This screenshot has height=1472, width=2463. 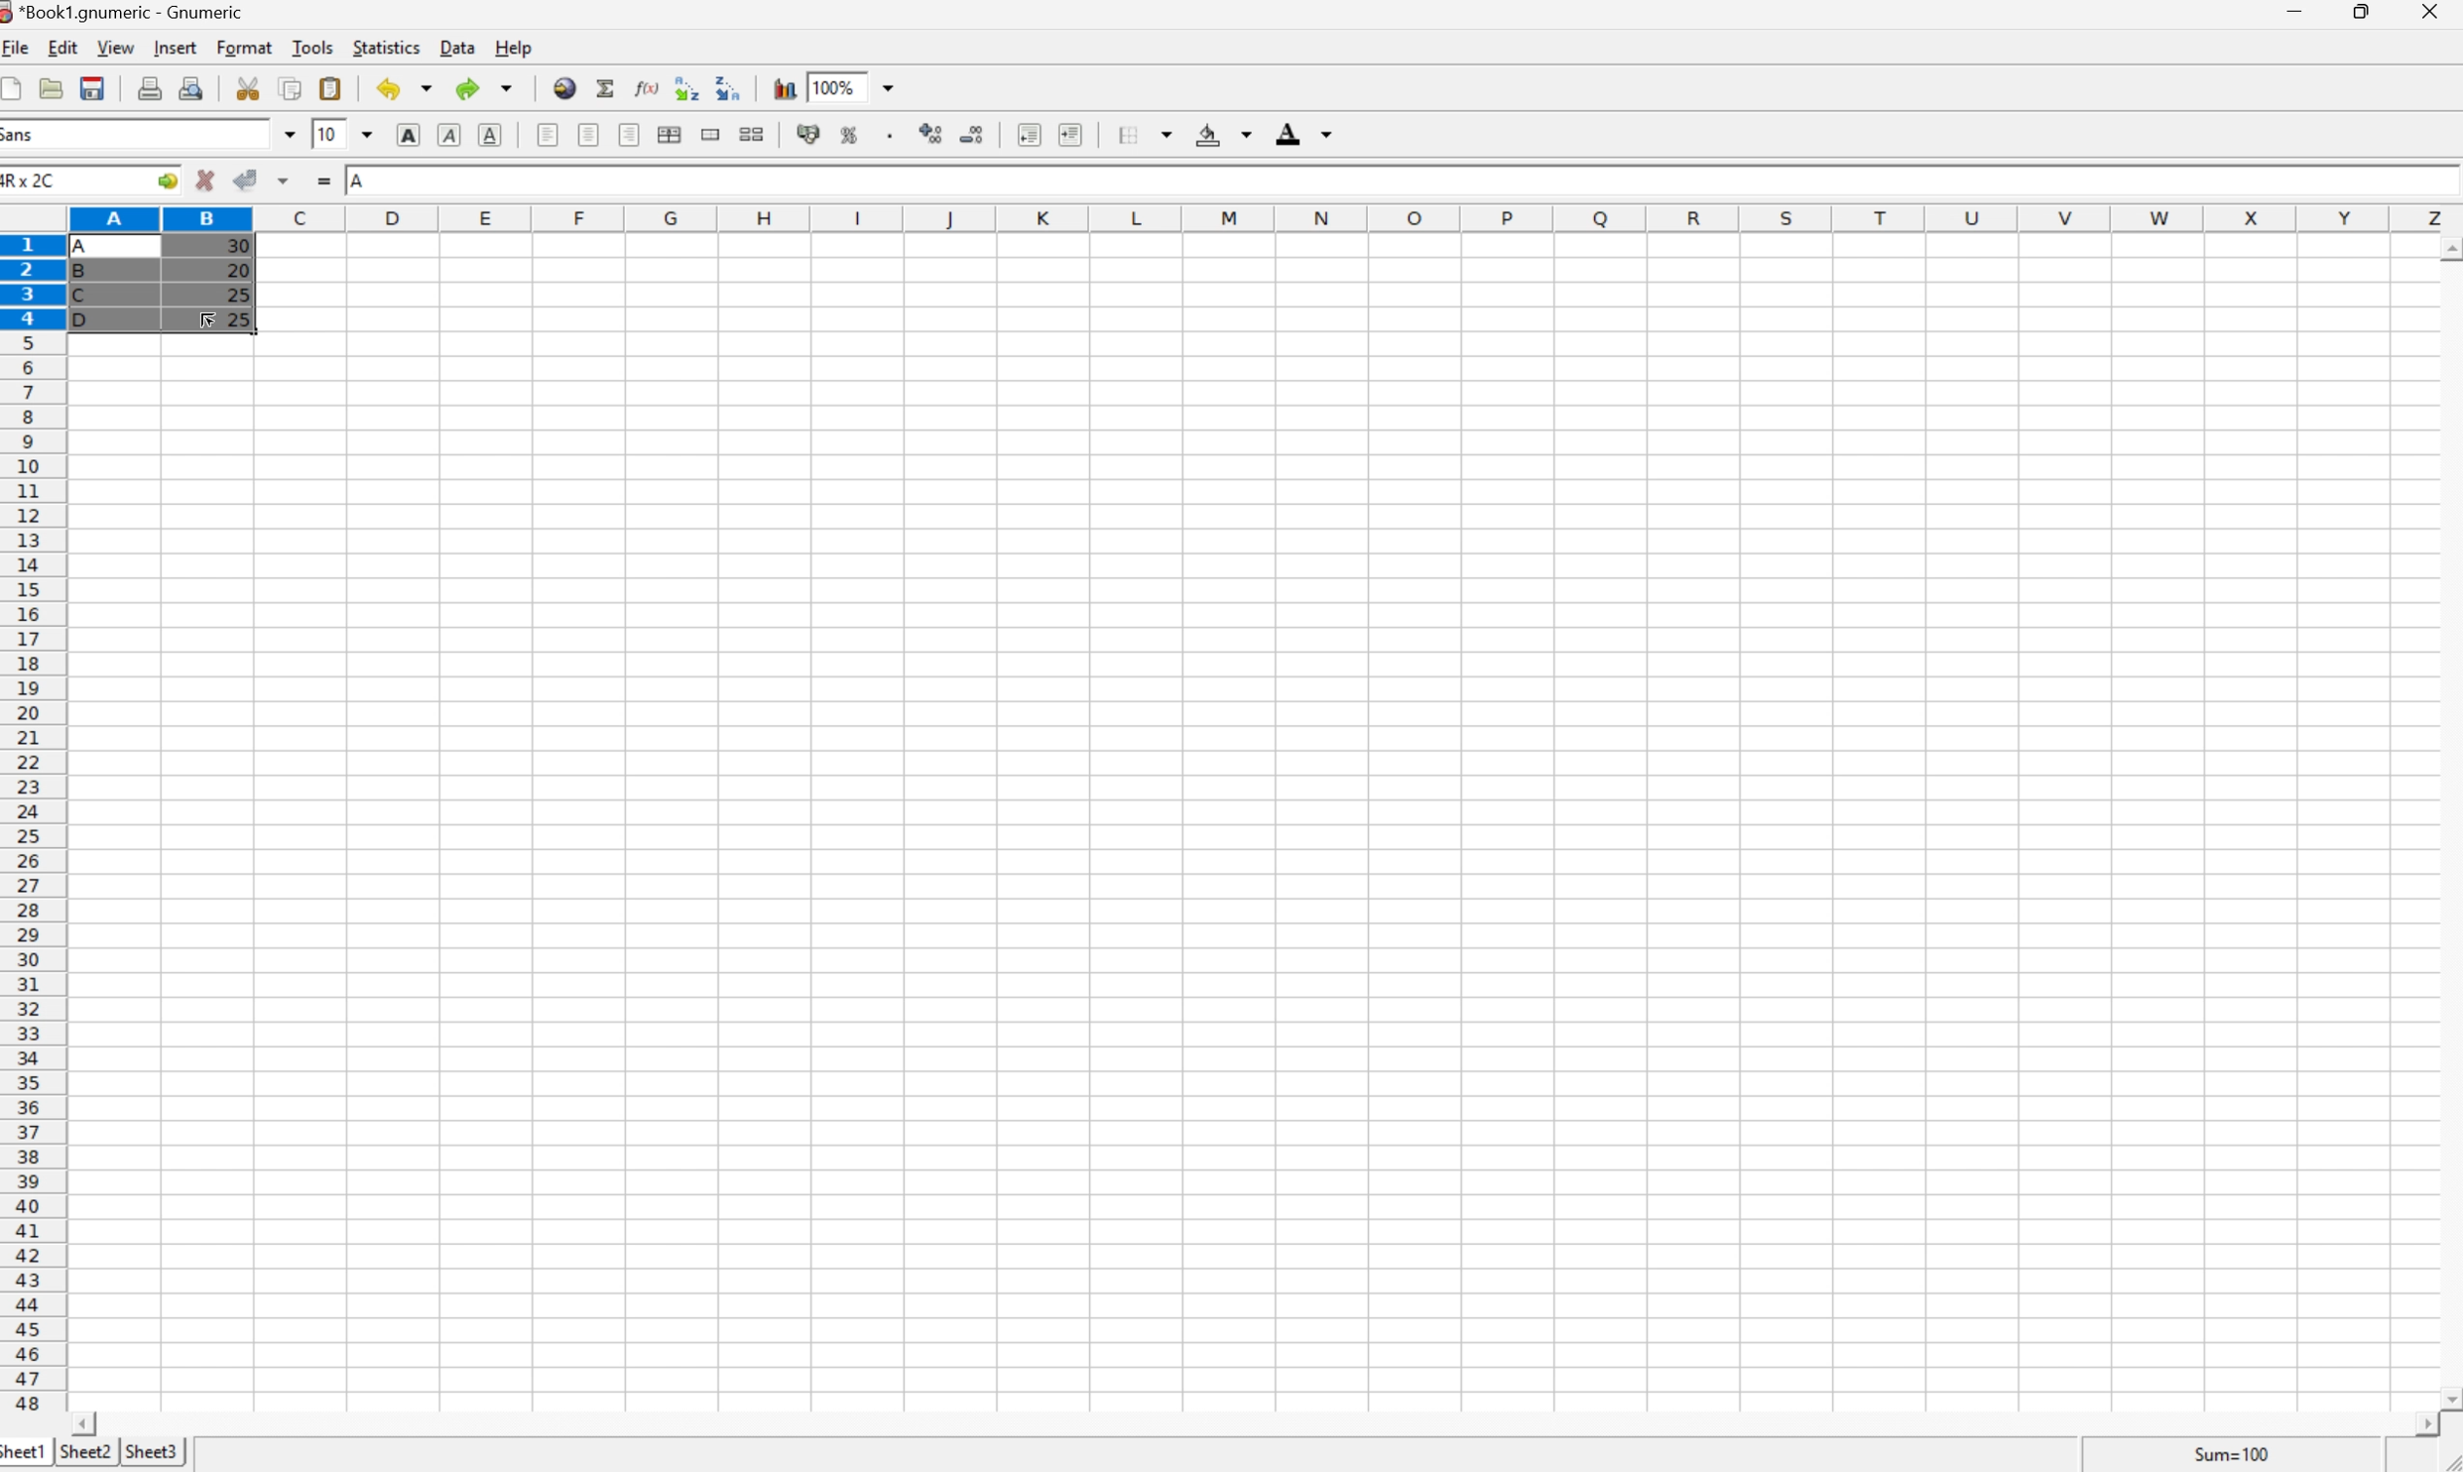 What do you see at coordinates (368, 133) in the screenshot?
I see `Drop Down` at bounding box center [368, 133].